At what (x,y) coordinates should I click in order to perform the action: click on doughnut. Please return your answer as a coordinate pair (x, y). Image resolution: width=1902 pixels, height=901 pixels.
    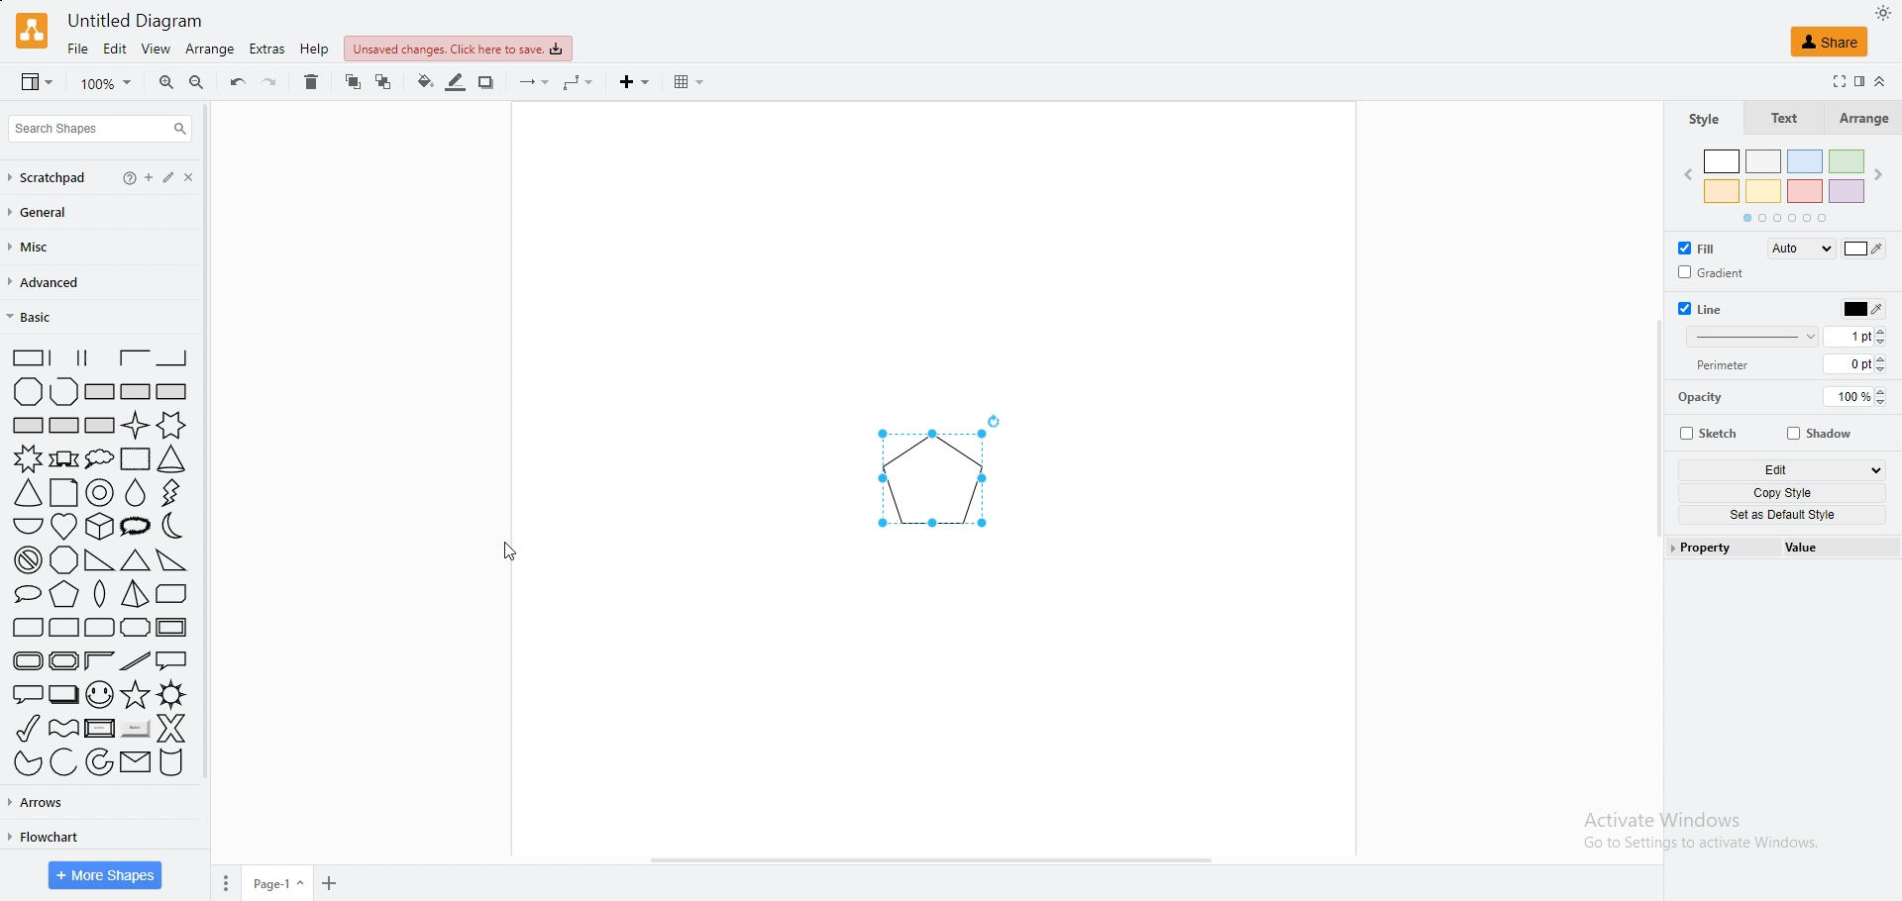
    Looking at the image, I should click on (101, 494).